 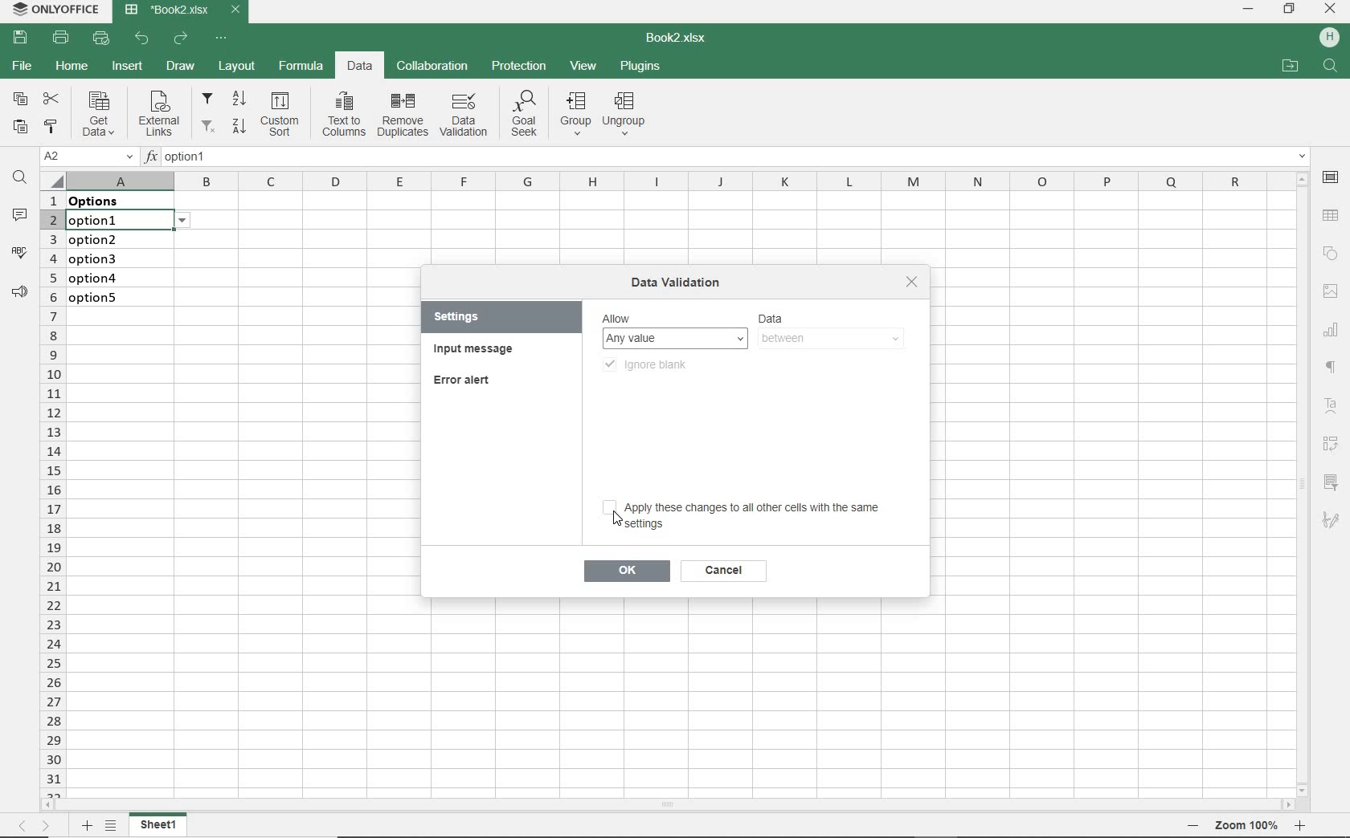 I want to click on COLUMNS, so click(x=677, y=180).